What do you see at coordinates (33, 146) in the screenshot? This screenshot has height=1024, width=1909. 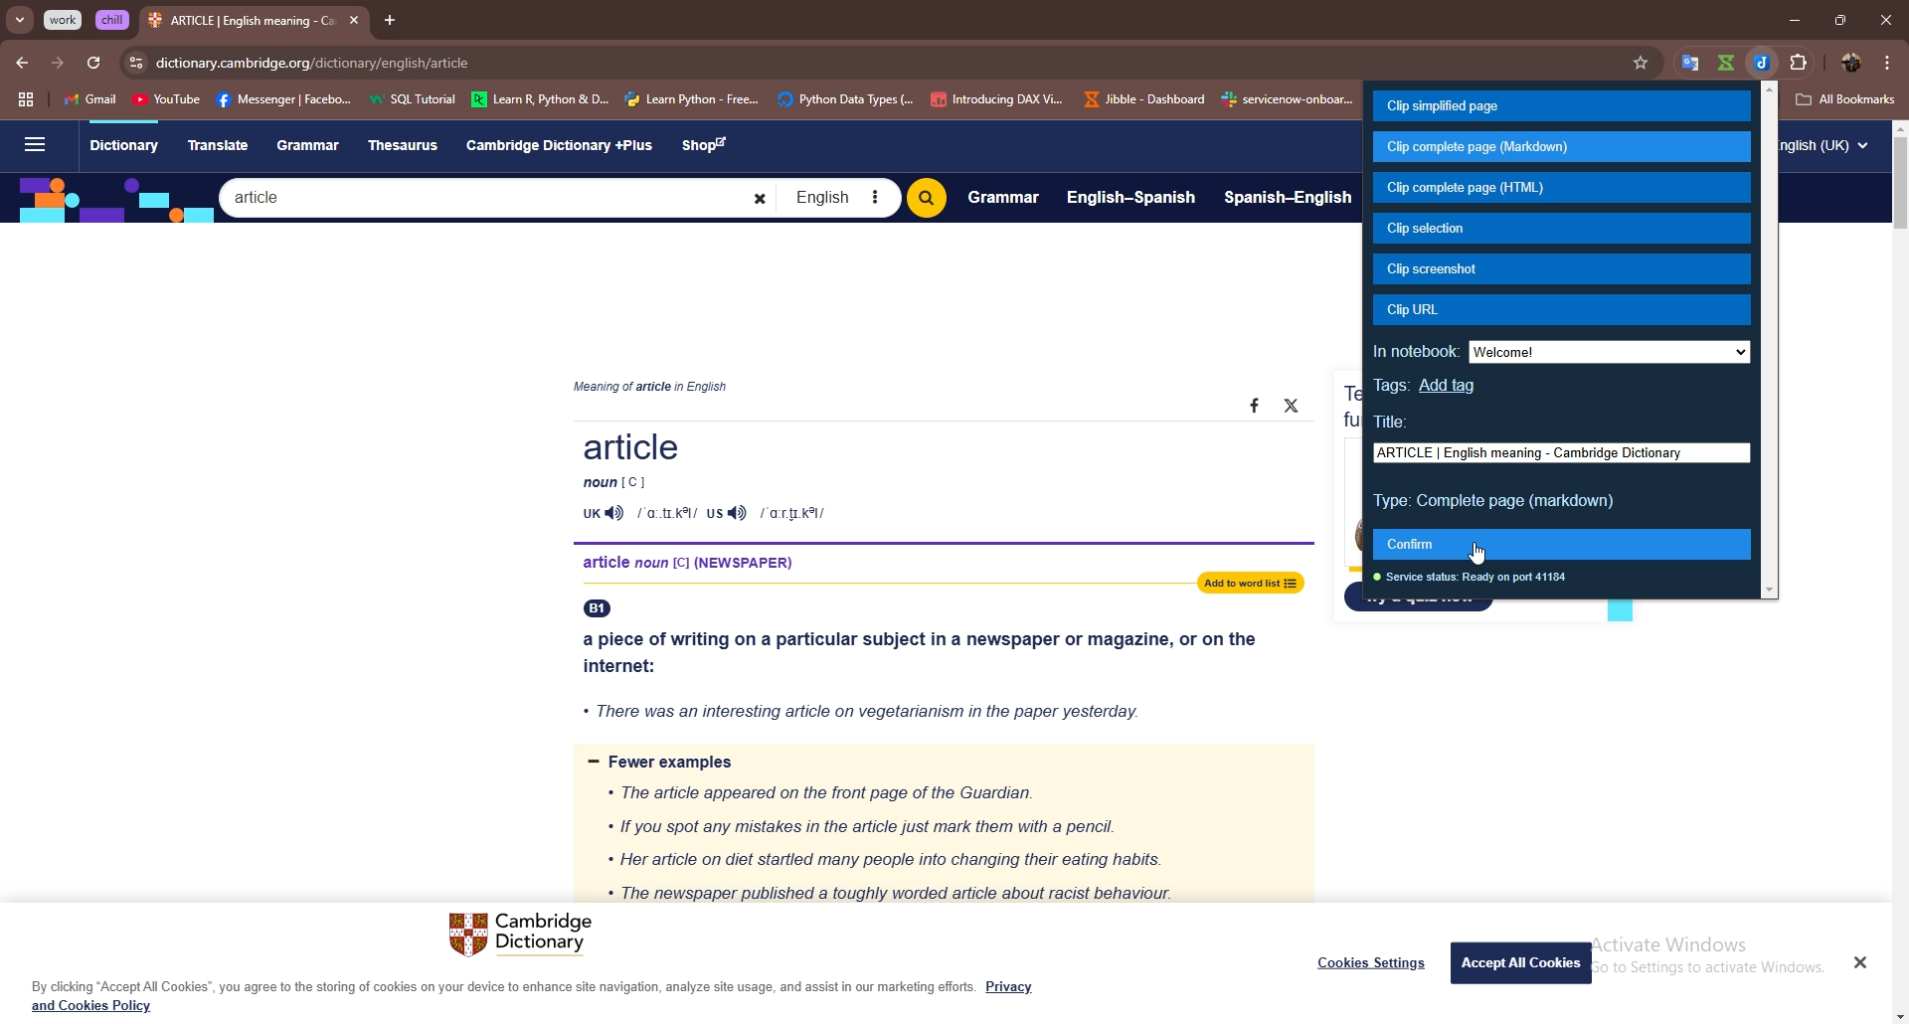 I see `Sidebar` at bounding box center [33, 146].